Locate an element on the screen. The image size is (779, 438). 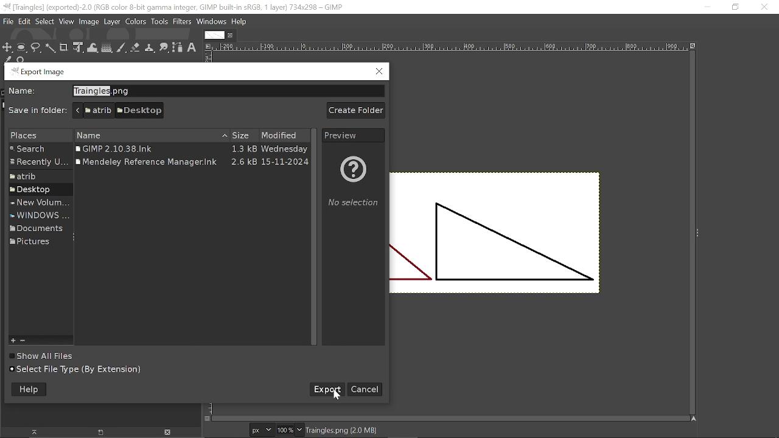
Minimize is located at coordinates (705, 7).